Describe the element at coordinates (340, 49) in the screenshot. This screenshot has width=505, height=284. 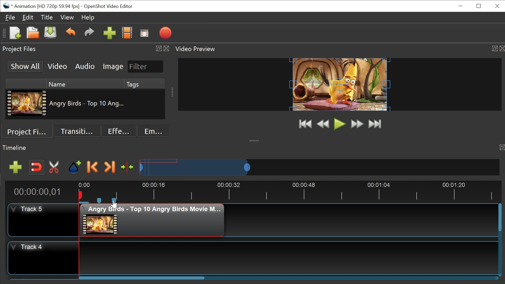
I see `Video Preview Panel` at that location.